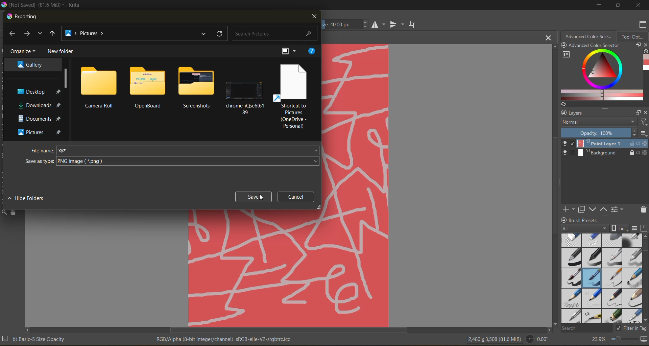 Image resolution: width=649 pixels, height=346 pixels. I want to click on close tab, so click(549, 37).